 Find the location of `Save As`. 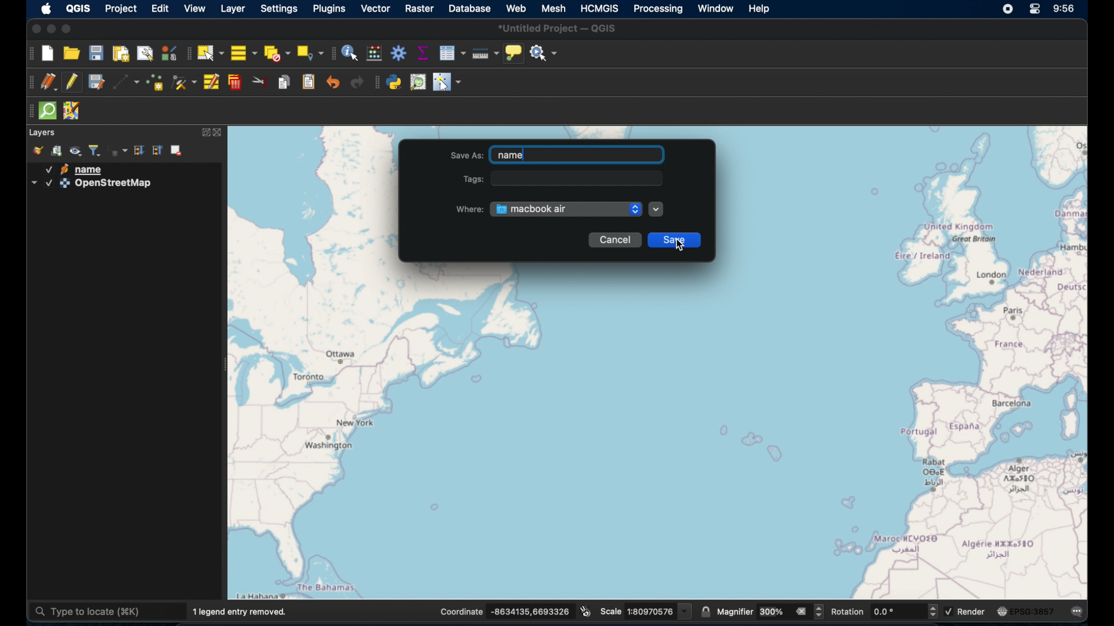

Save As is located at coordinates (559, 155).